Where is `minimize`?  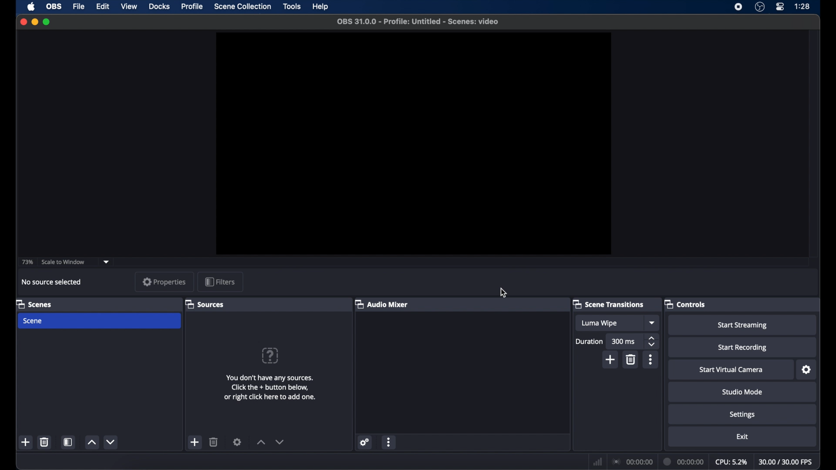
minimize is located at coordinates (34, 22).